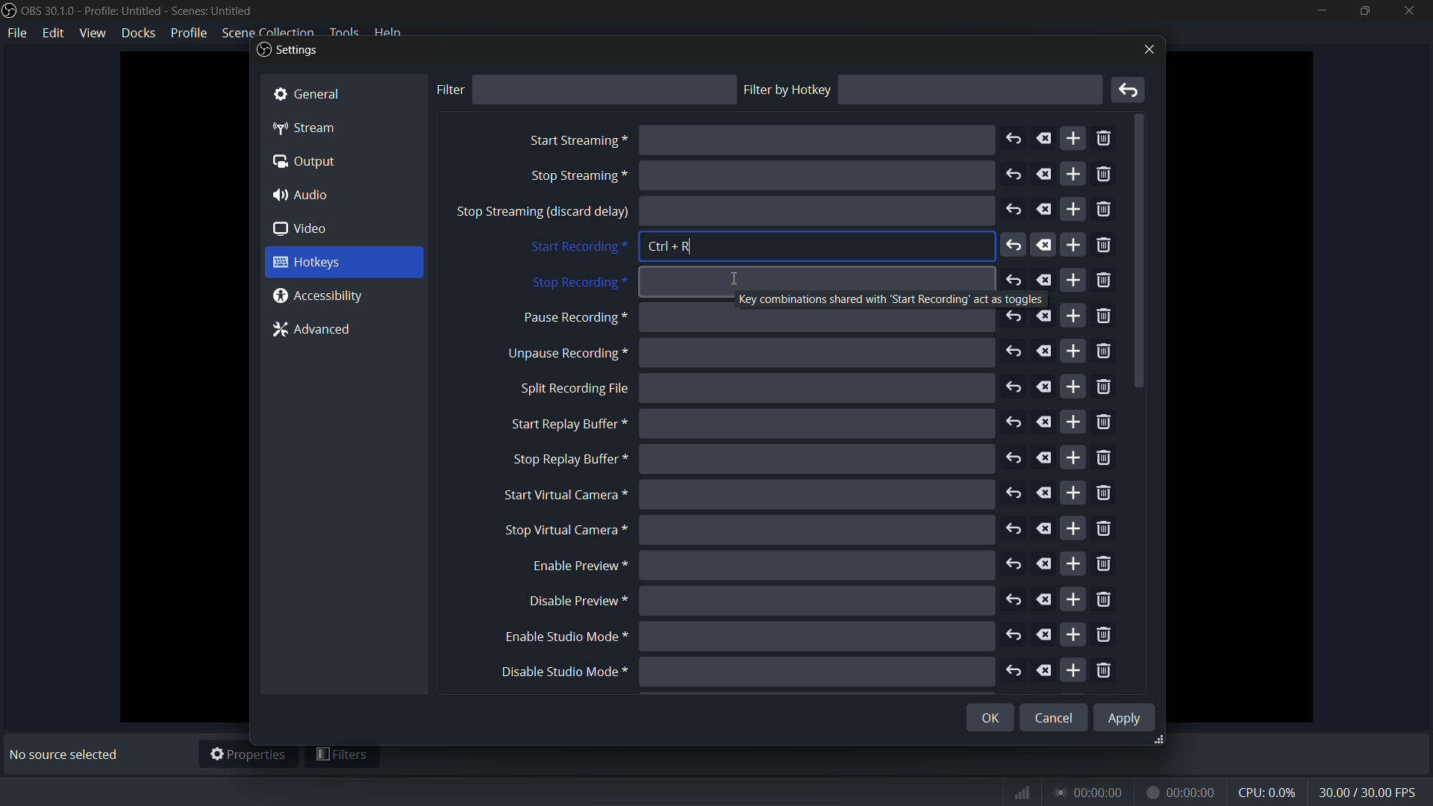 This screenshot has height=806, width=1433. What do you see at coordinates (307, 163) in the screenshot?
I see `(a Output` at bounding box center [307, 163].